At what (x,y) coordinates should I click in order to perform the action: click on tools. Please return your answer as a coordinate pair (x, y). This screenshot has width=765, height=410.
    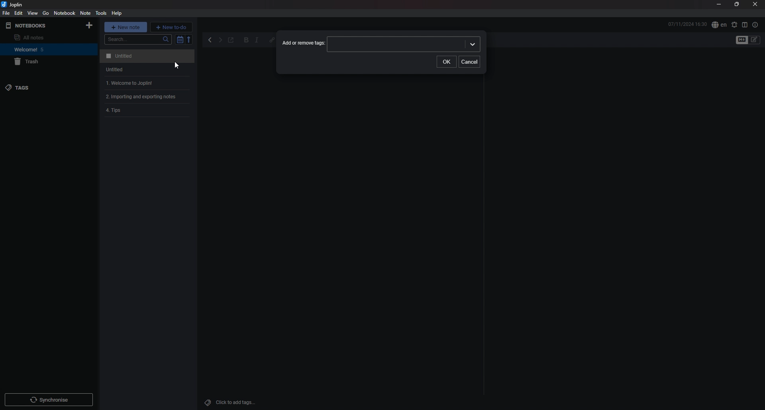
    Looking at the image, I should click on (100, 13).